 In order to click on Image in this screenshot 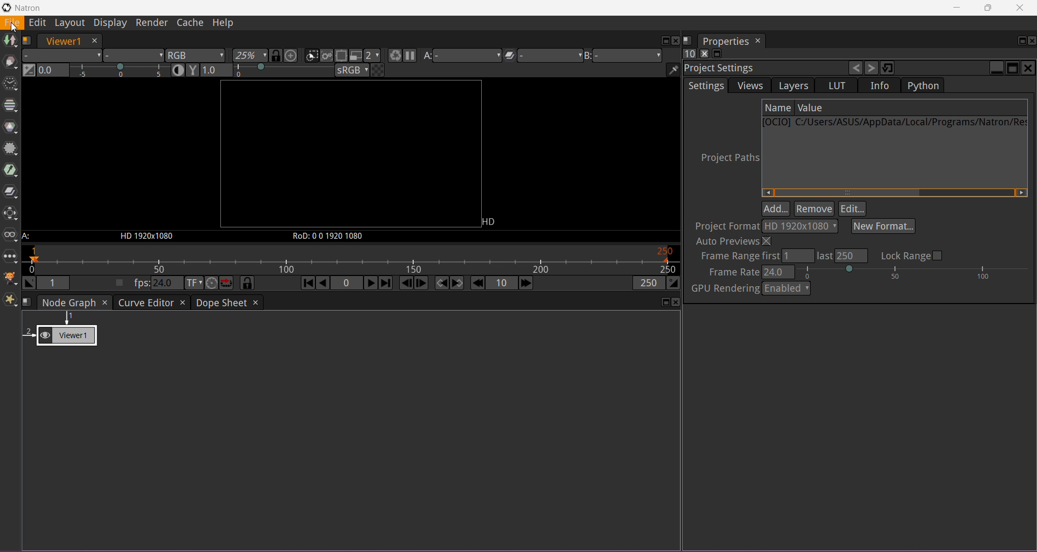, I will do `click(11, 42)`.